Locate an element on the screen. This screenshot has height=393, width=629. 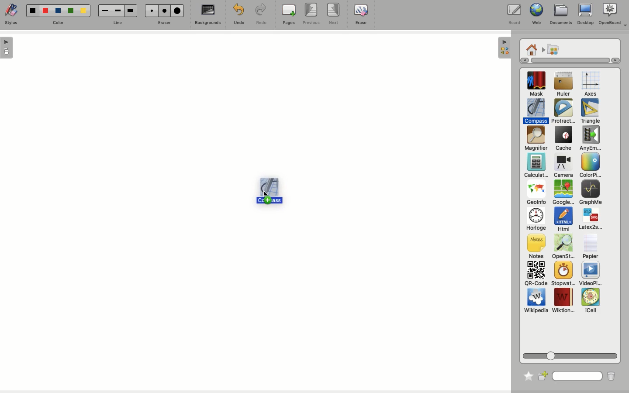
Previous is located at coordinates (311, 14).